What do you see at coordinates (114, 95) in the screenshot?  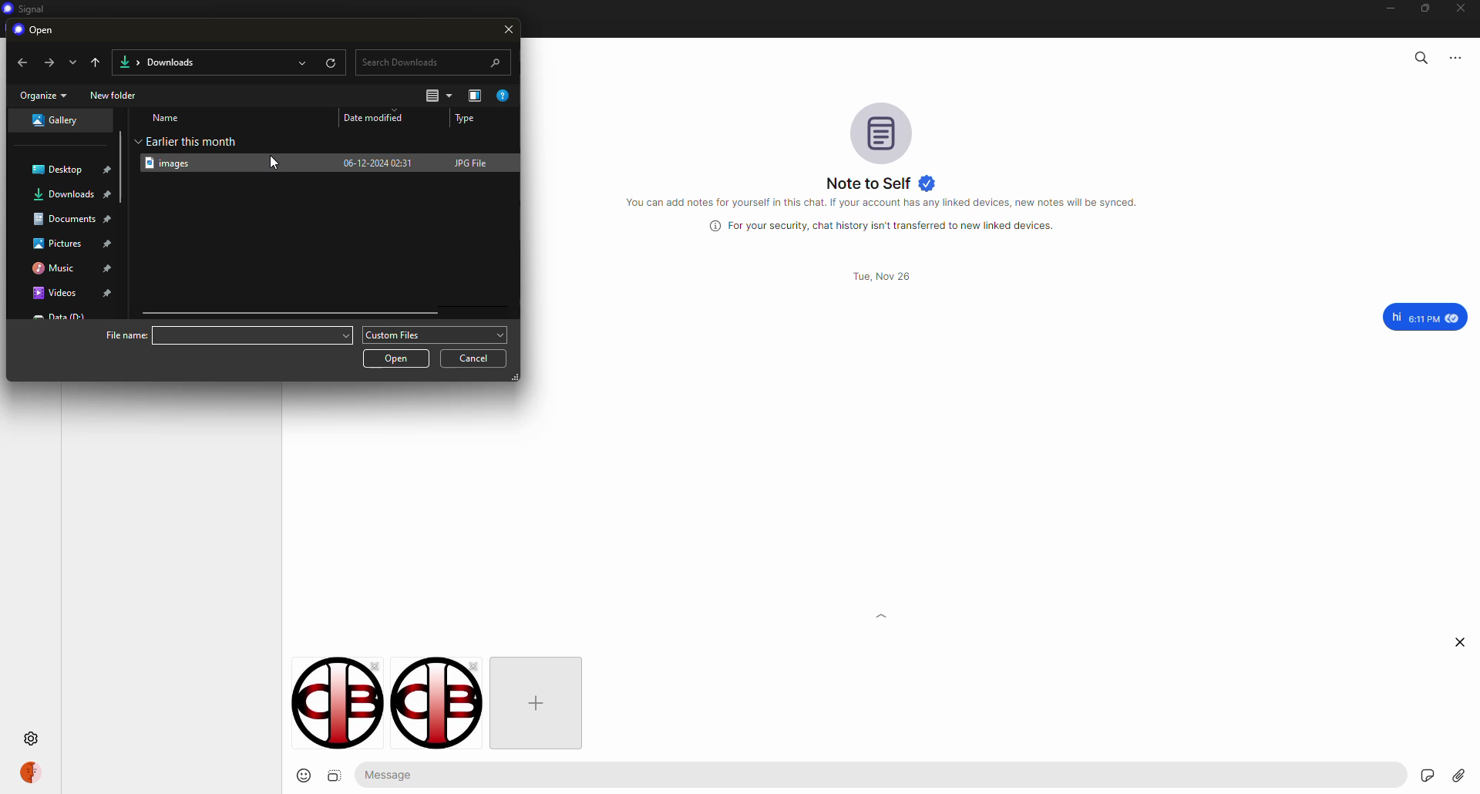 I see `new folder` at bounding box center [114, 95].